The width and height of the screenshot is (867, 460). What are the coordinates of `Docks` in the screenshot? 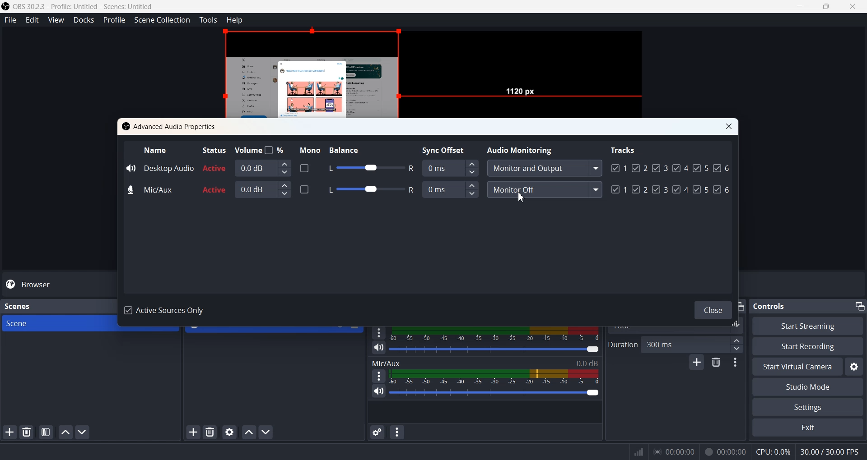 It's located at (84, 20).